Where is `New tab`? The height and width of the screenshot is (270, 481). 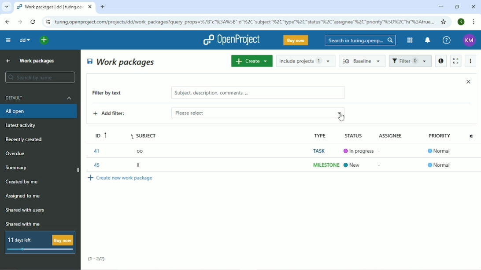
New tab is located at coordinates (103, 7).